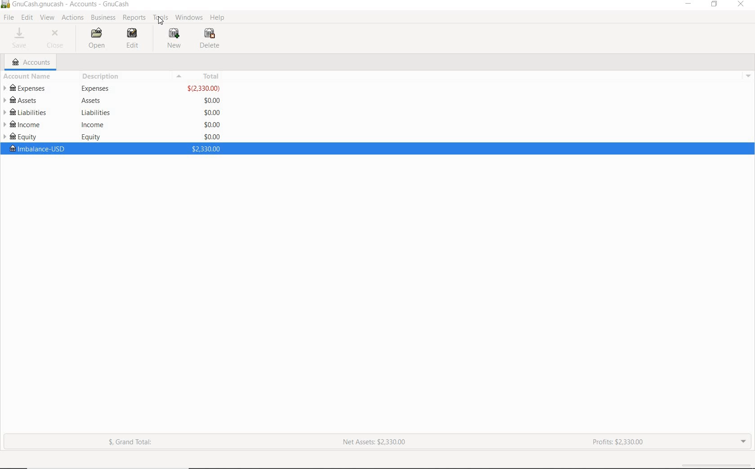 Image resolution: width=755 pixels, height=469 pixels. I want to click on LIABILITIES, so click(112, 112).